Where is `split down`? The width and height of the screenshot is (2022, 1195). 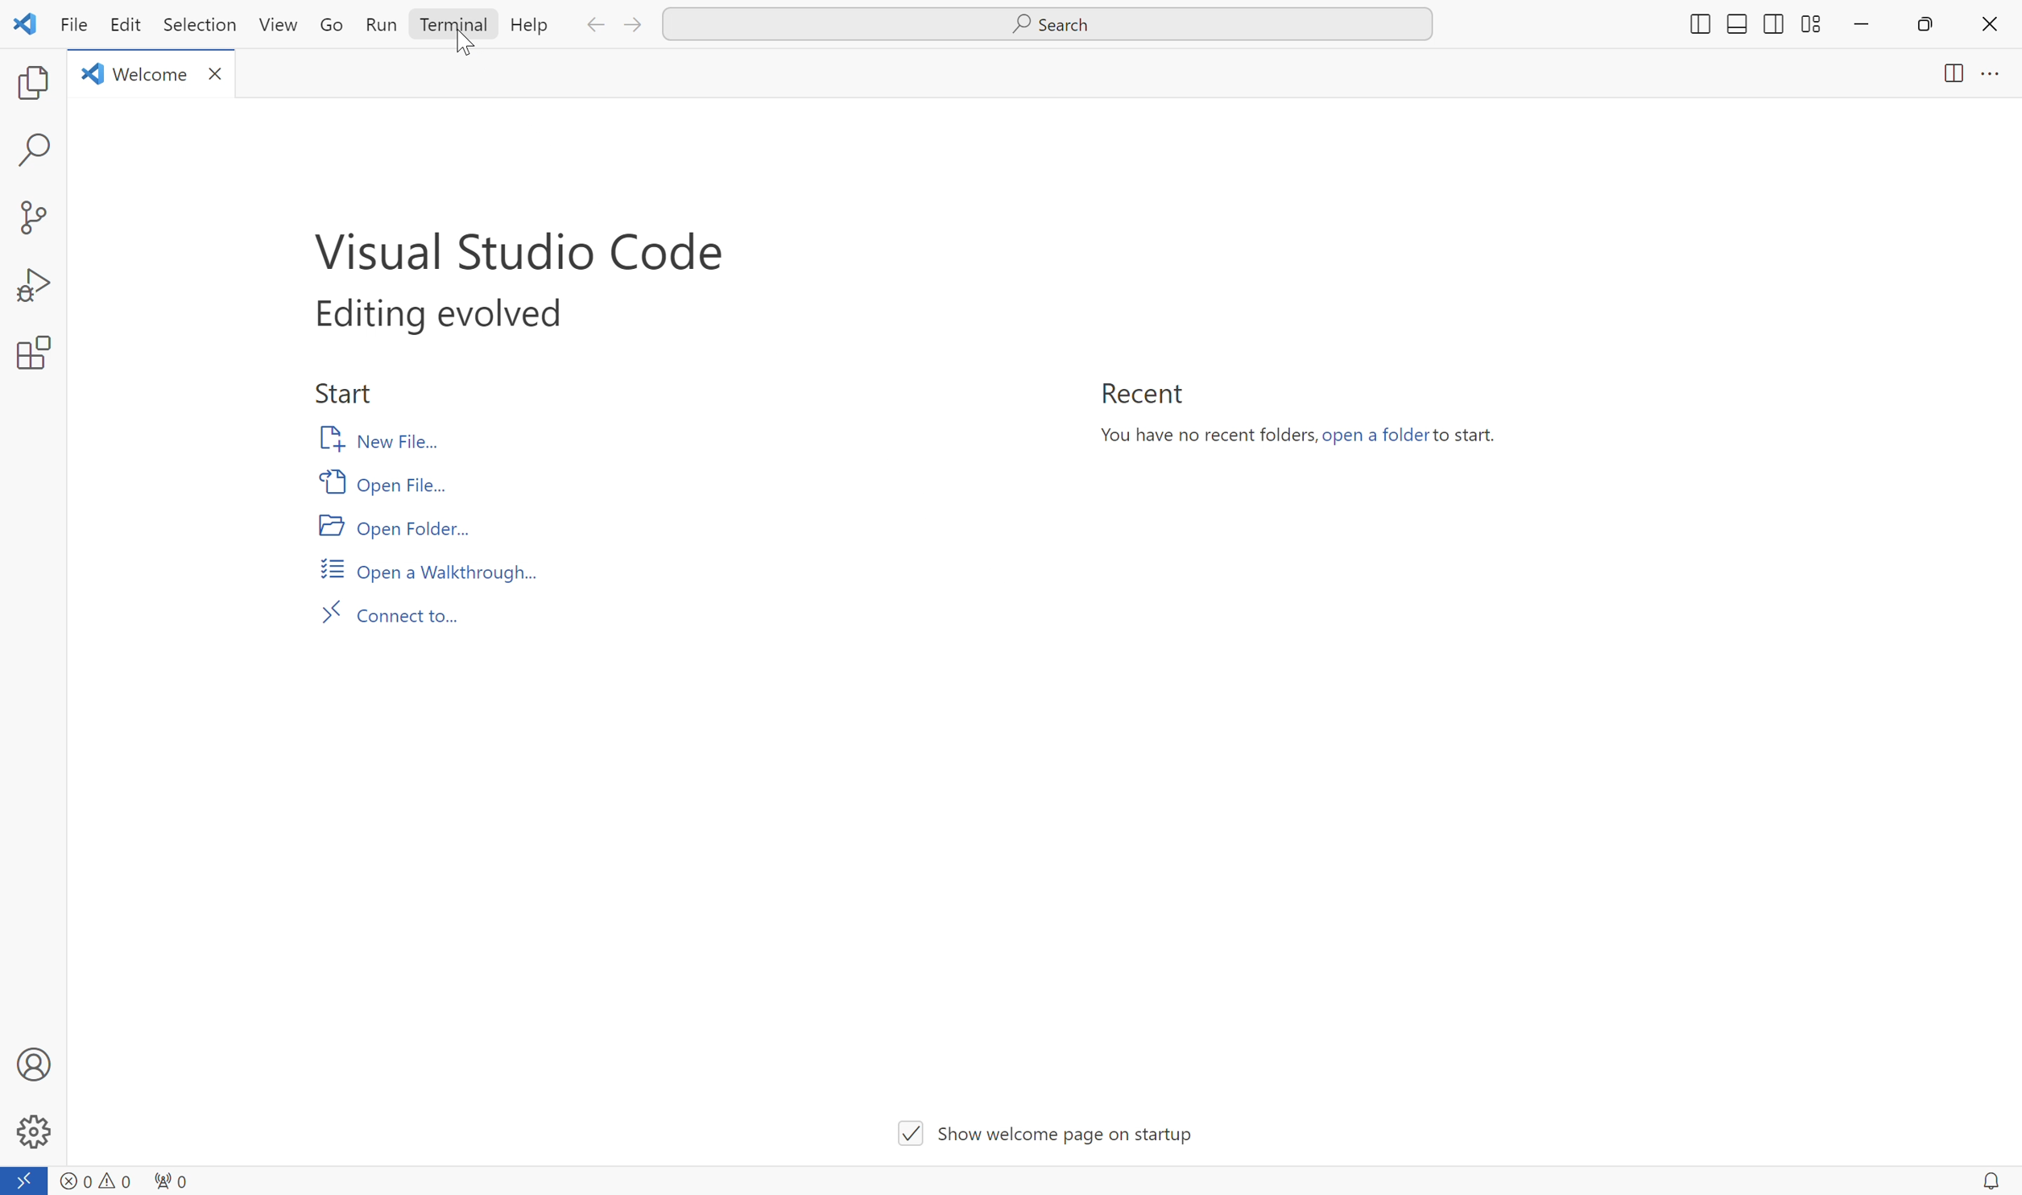
split down is located at coordinates (1736, 27).